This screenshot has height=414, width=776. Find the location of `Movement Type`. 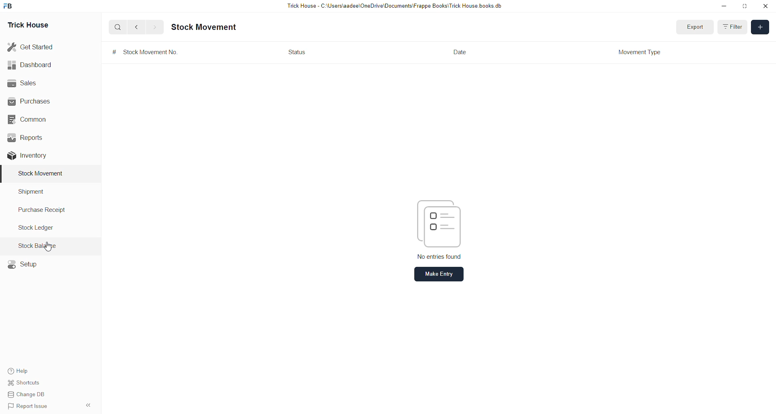

Movement Type is located at coordinates (643, 52).